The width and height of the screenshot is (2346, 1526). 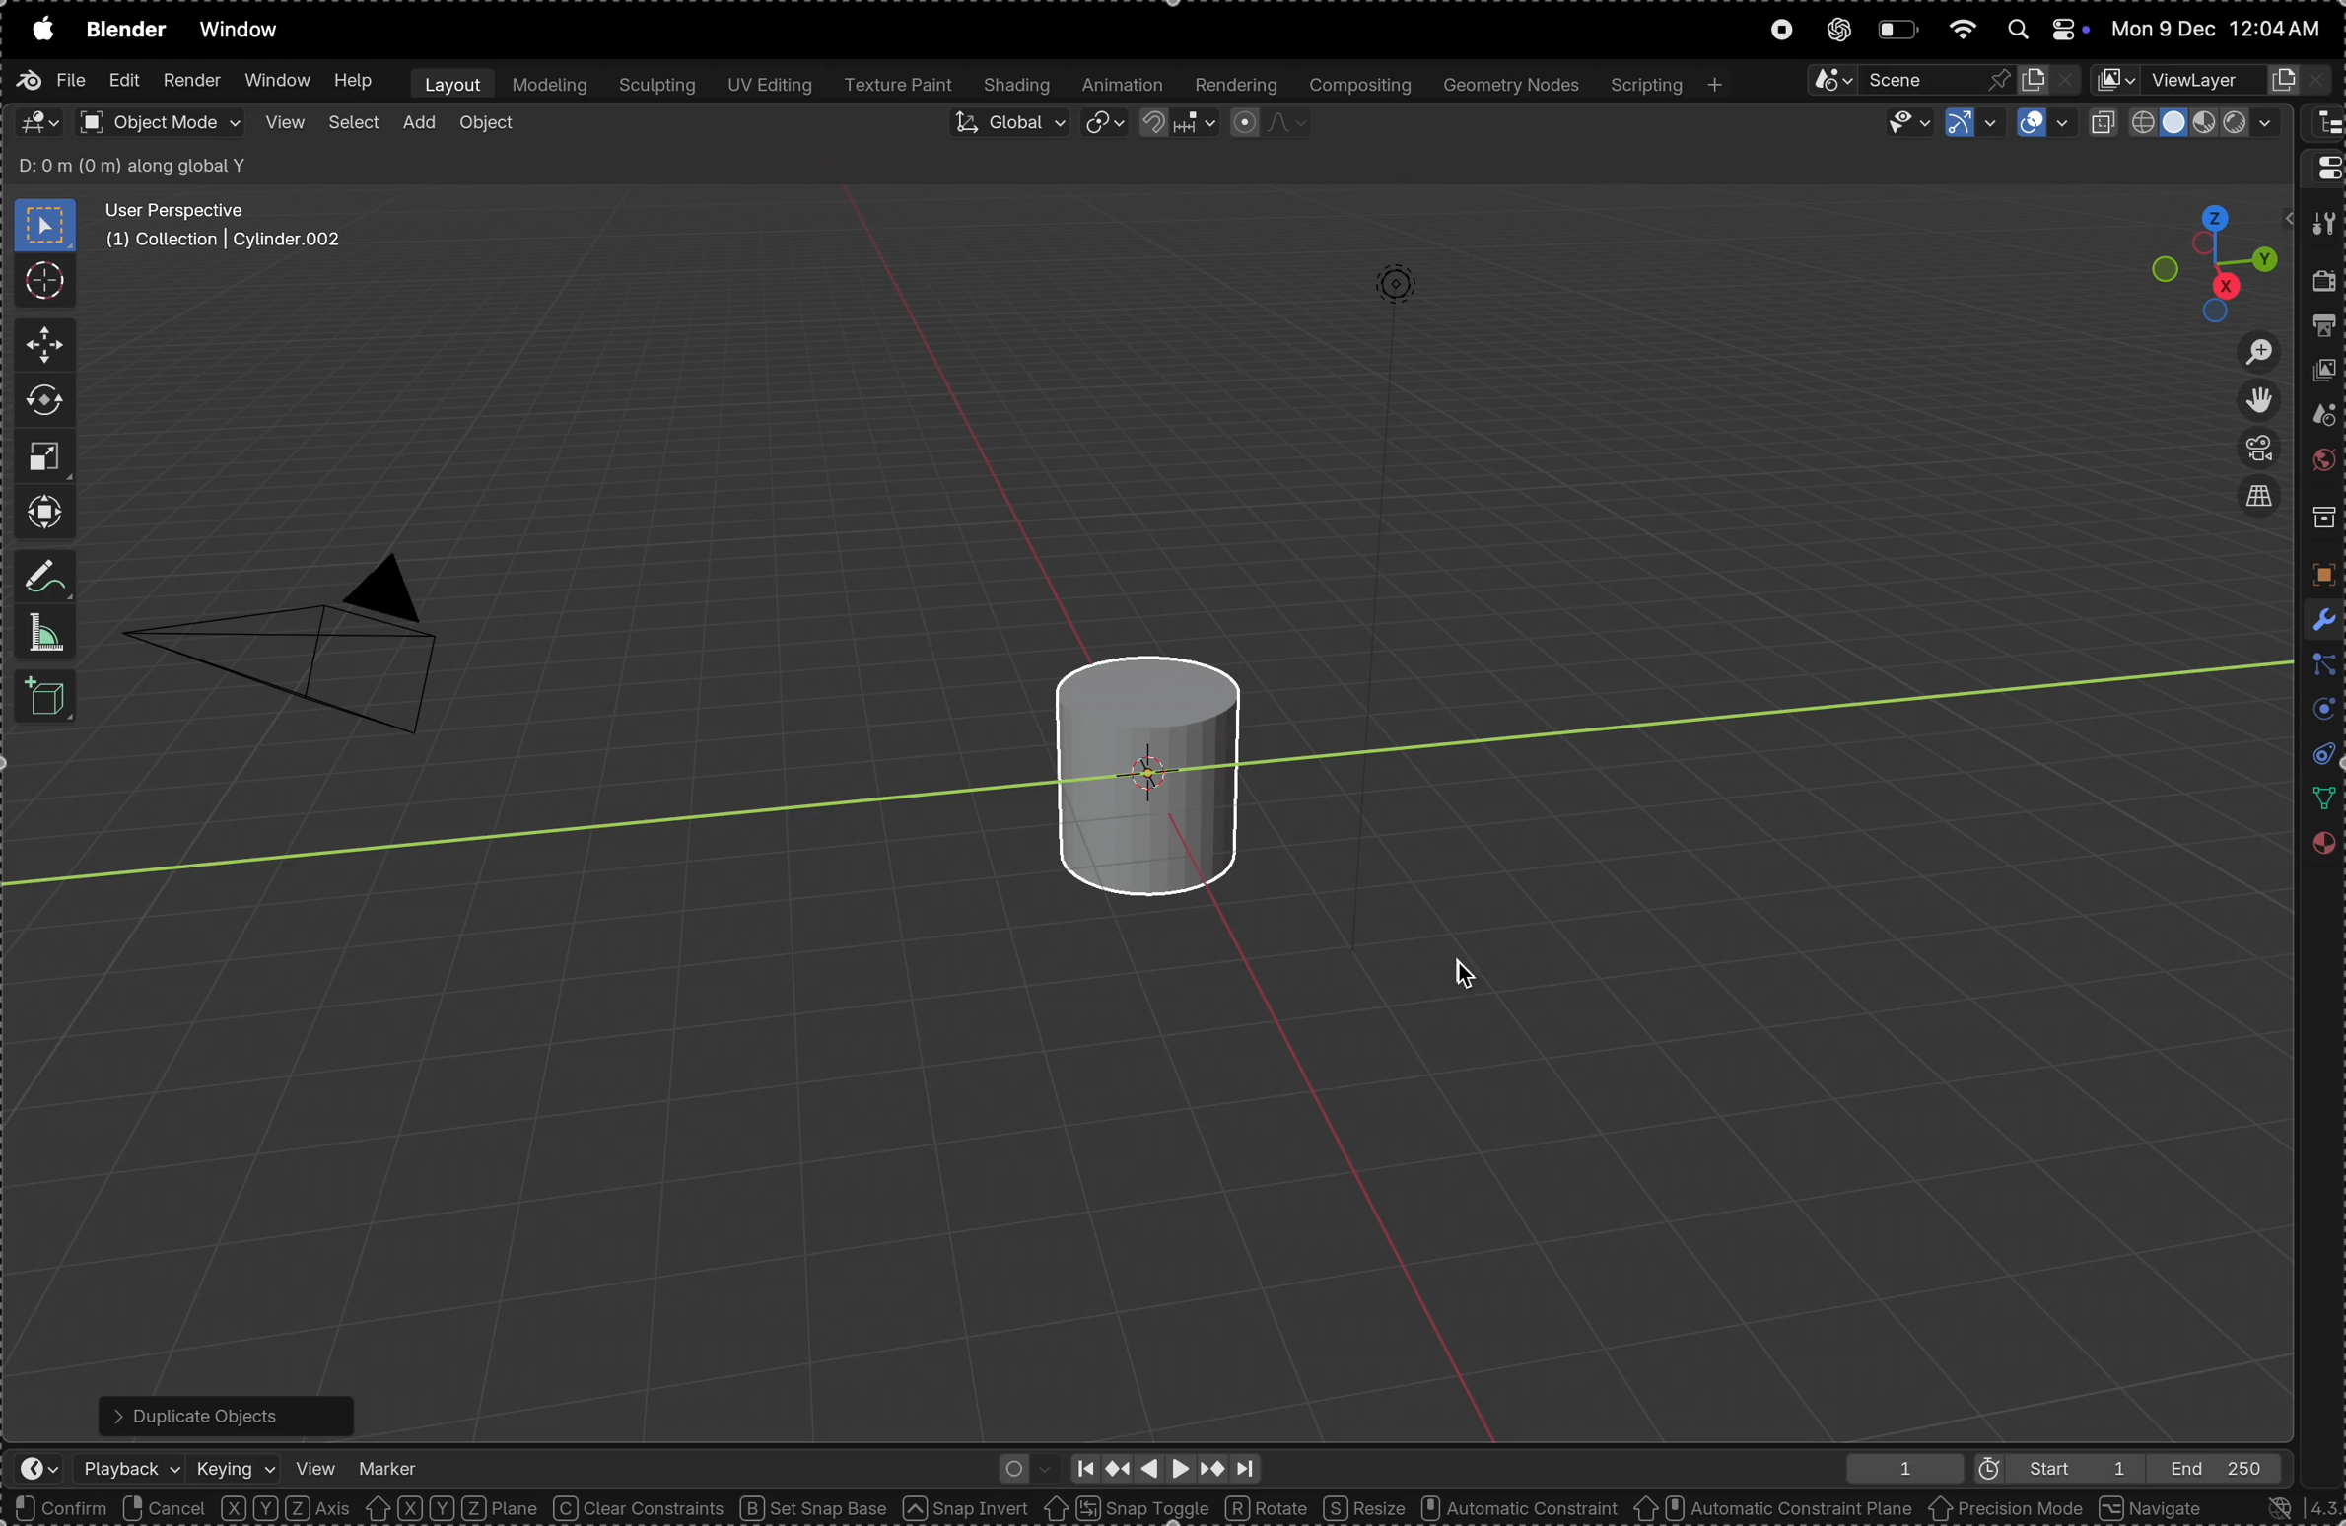 What do you see at coordinates (2318, 798) in the screenshot?
I see `data` at bounding box center [2318, 798].